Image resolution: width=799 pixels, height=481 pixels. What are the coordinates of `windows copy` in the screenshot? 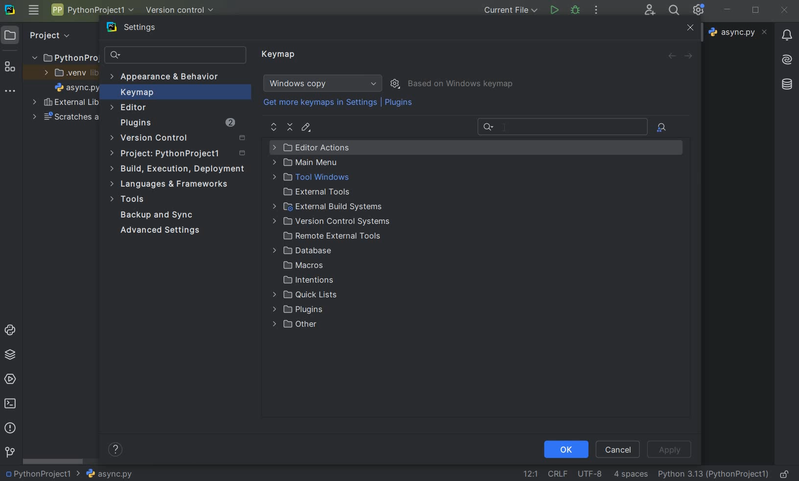 It's located at (324, 83).